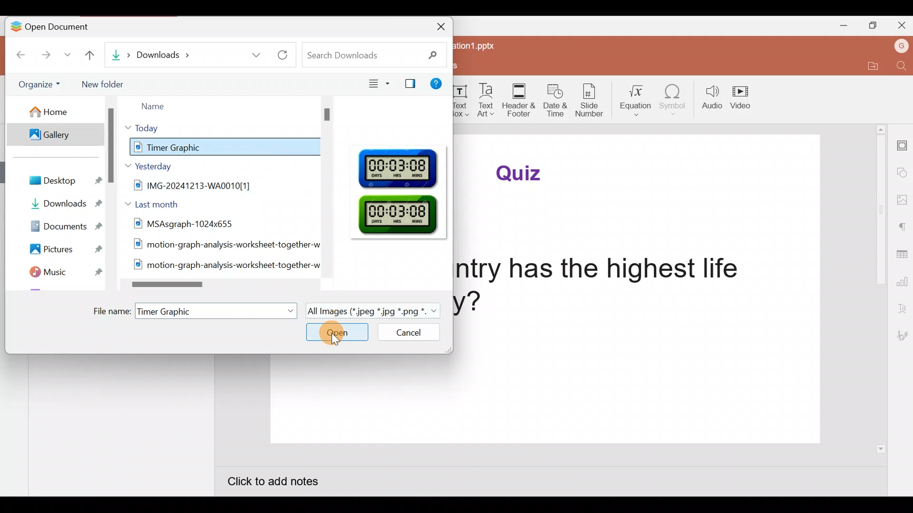 Image resolution: width=913 pixels, height=513 pixels. Describe the element at coordinates (150, 166) in the screenshot. I see `Yesterday` at that location.